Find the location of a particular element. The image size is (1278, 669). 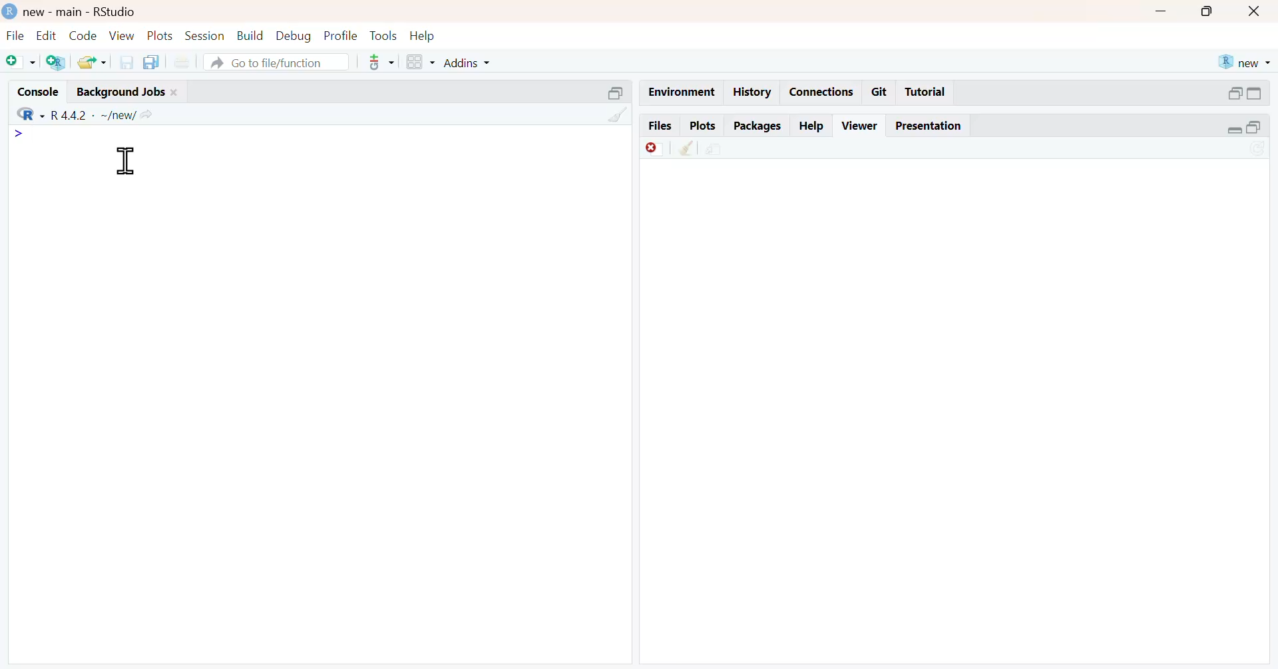

addins is located at coordinates (471, 62).